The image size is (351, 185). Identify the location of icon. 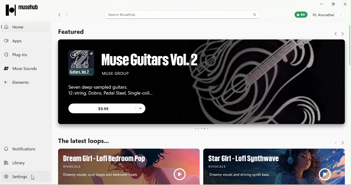
(22, 9).